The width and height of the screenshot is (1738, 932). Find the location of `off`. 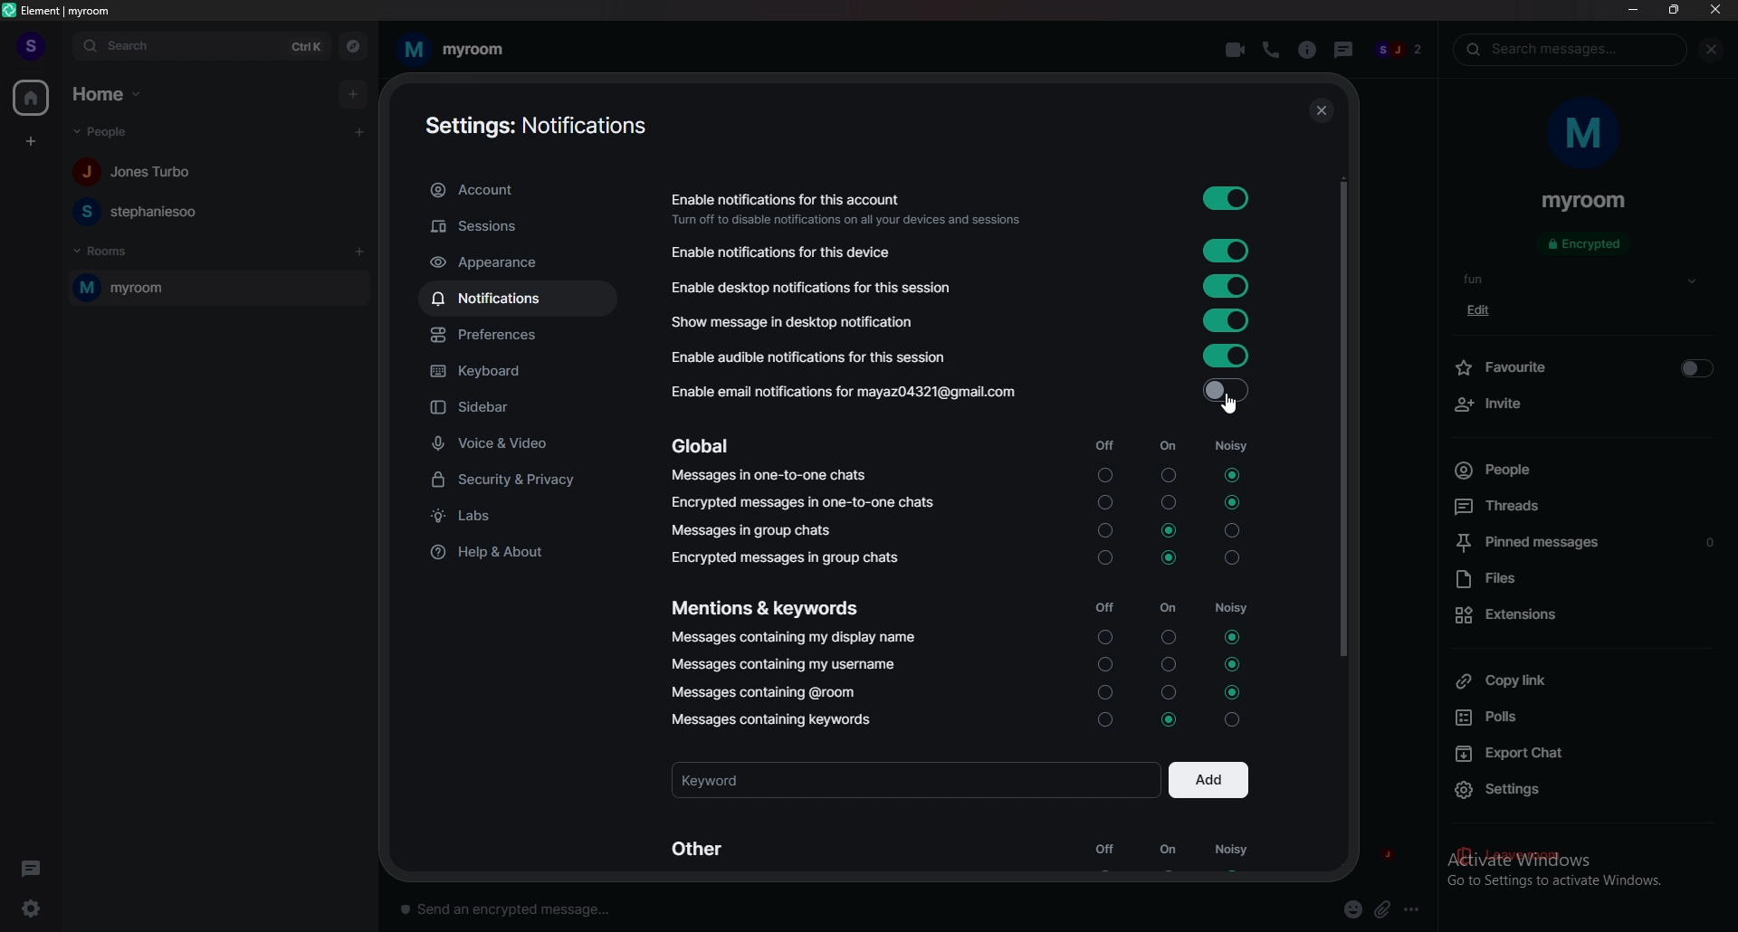

off is located at coordinates (1104, 853).